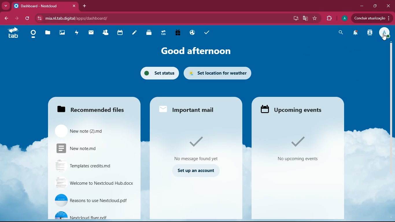 The image size is (395, 222). I want to click on profile, so click(345, 18).